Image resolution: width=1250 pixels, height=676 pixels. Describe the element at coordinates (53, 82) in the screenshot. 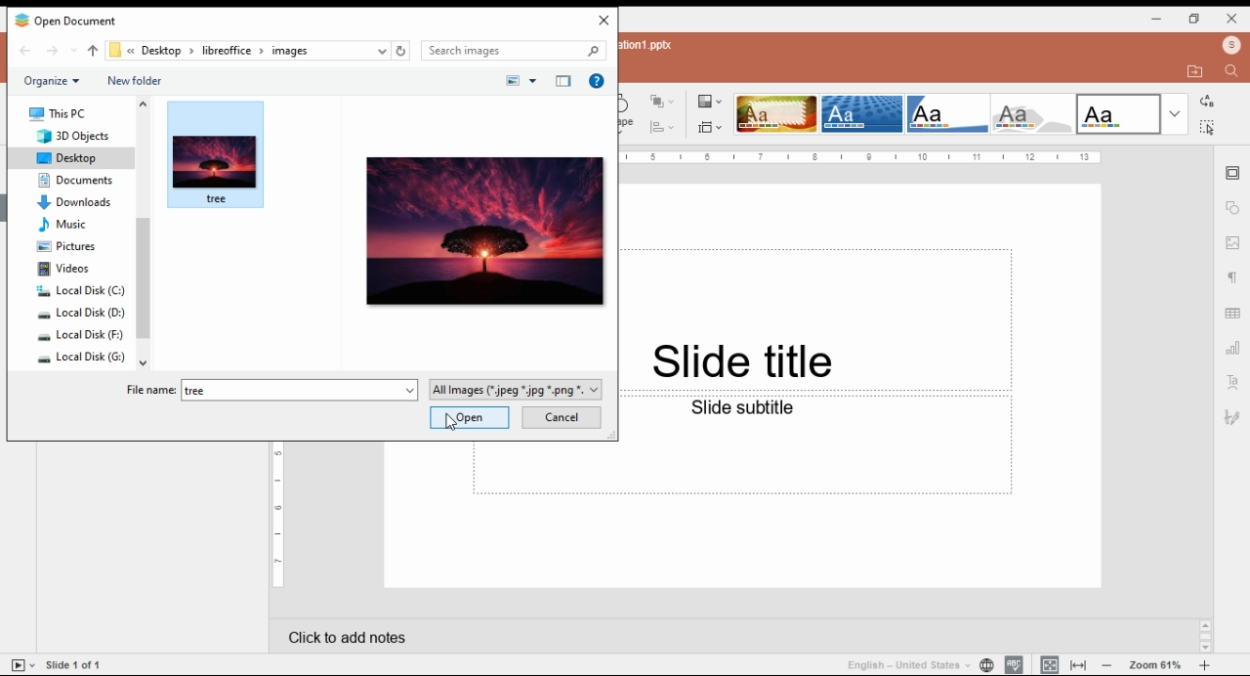

I see `organize` at that location.